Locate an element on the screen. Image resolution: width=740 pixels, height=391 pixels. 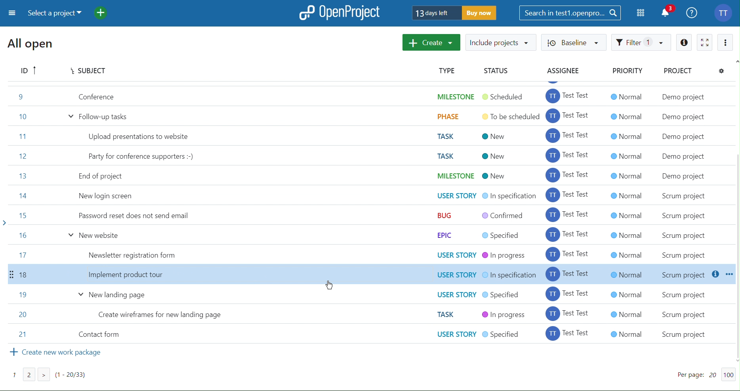
Per Page is located at coordinates (699, 374).